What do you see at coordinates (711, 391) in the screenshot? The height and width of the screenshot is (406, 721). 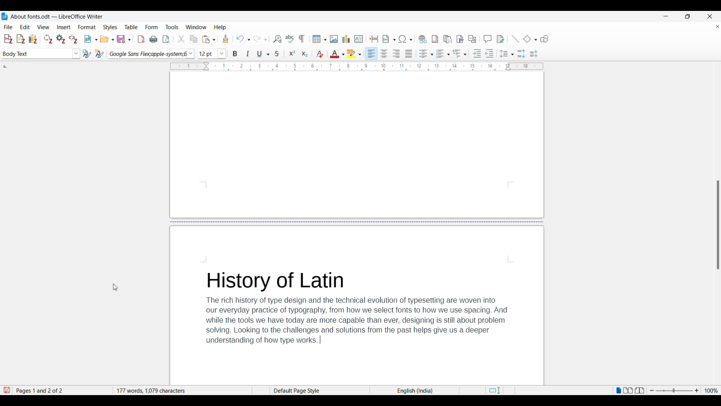 I see `Current zoom factor` at bounding box center [711, 391].